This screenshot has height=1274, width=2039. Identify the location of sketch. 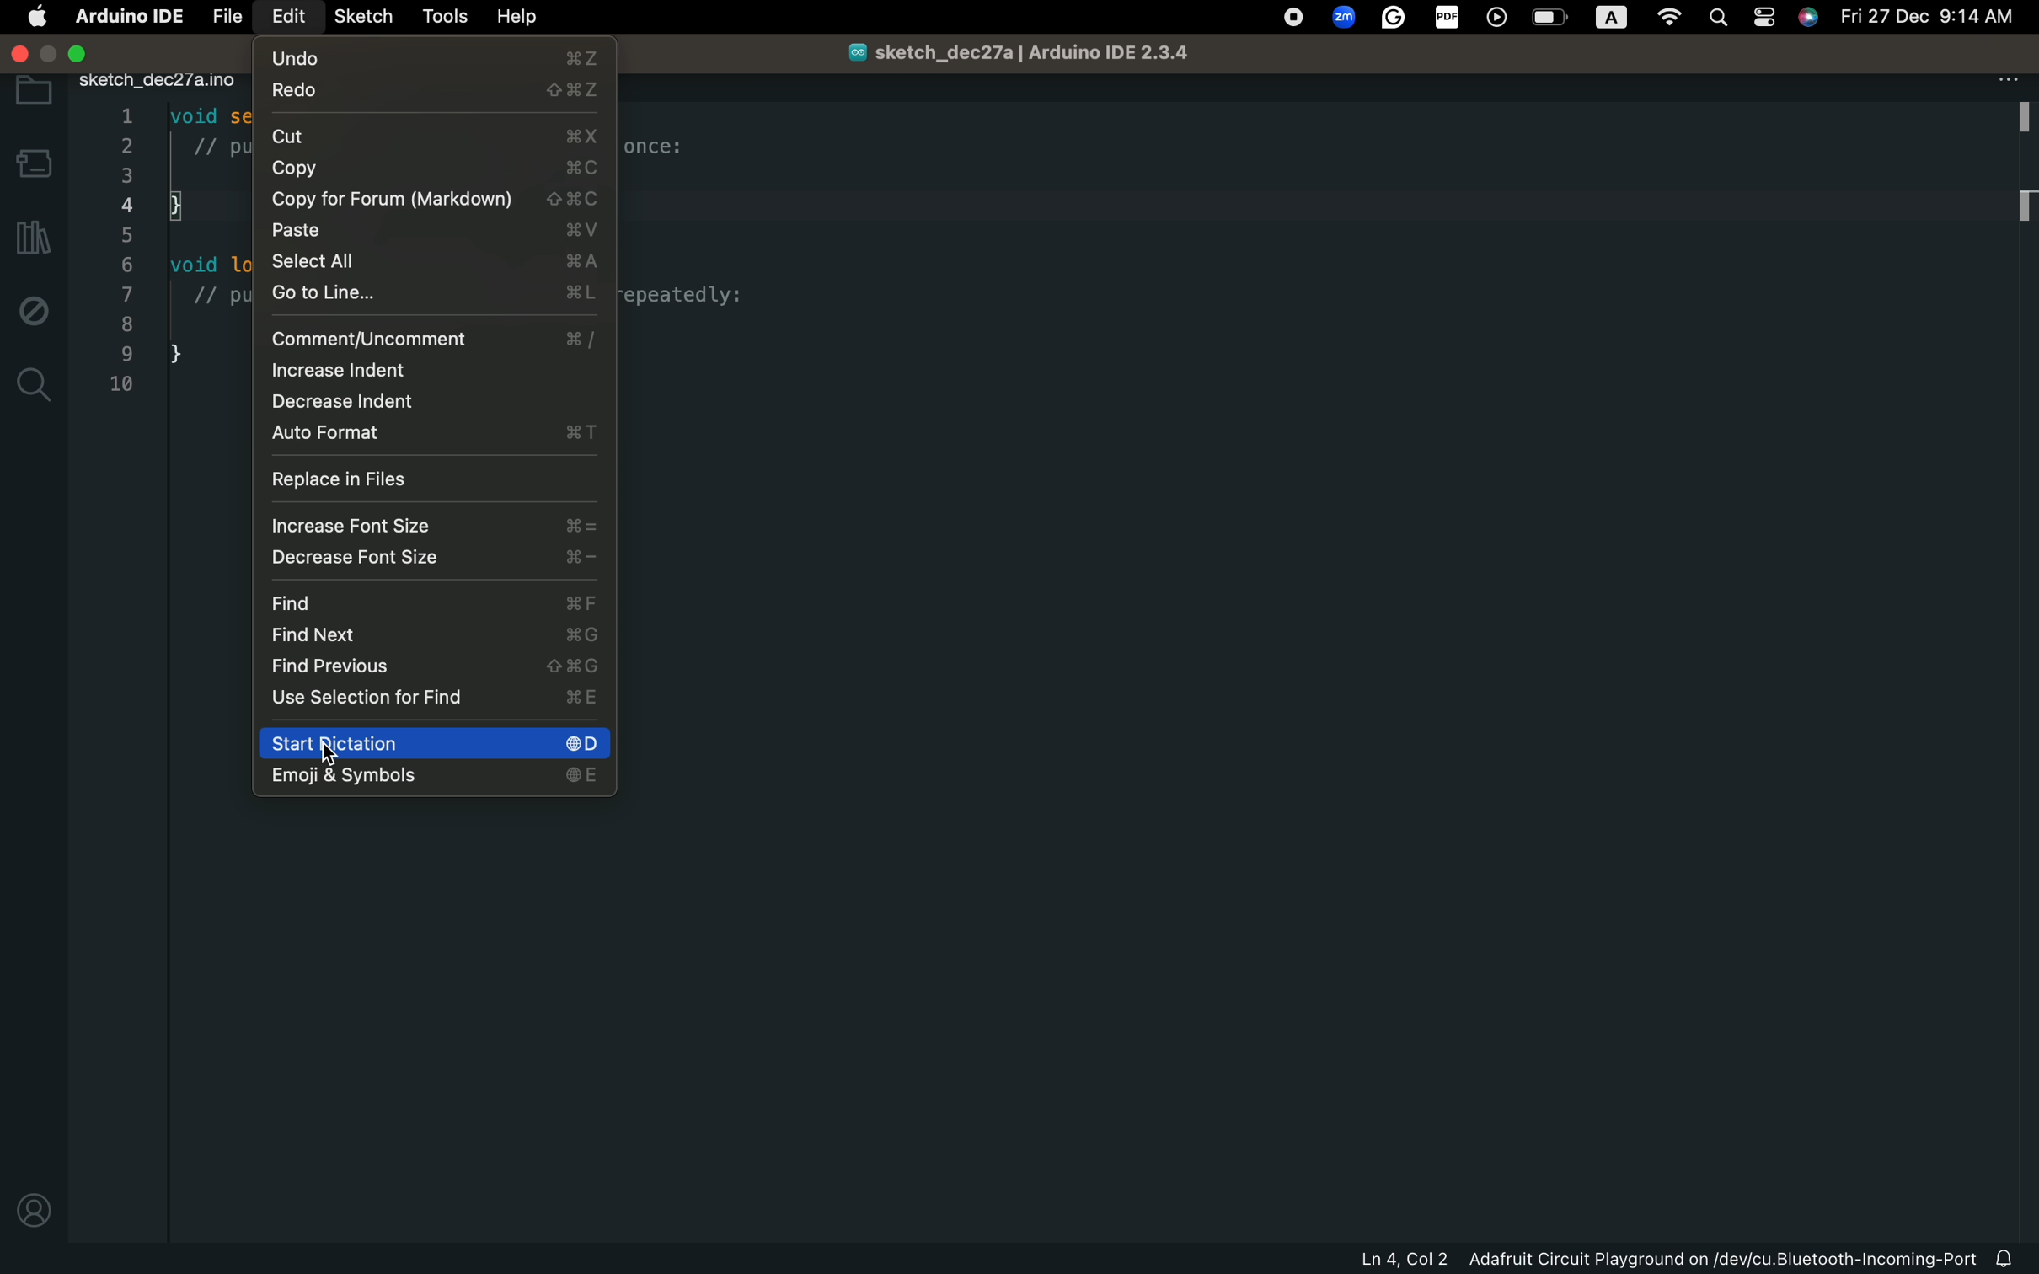
(362, 18).